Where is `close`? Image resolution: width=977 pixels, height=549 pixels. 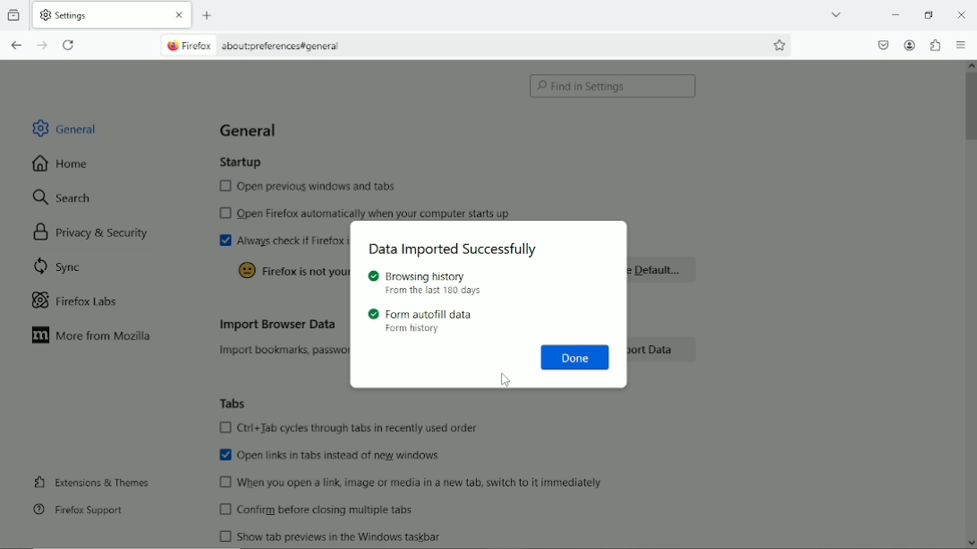 close is located at coordinates (963, 13).